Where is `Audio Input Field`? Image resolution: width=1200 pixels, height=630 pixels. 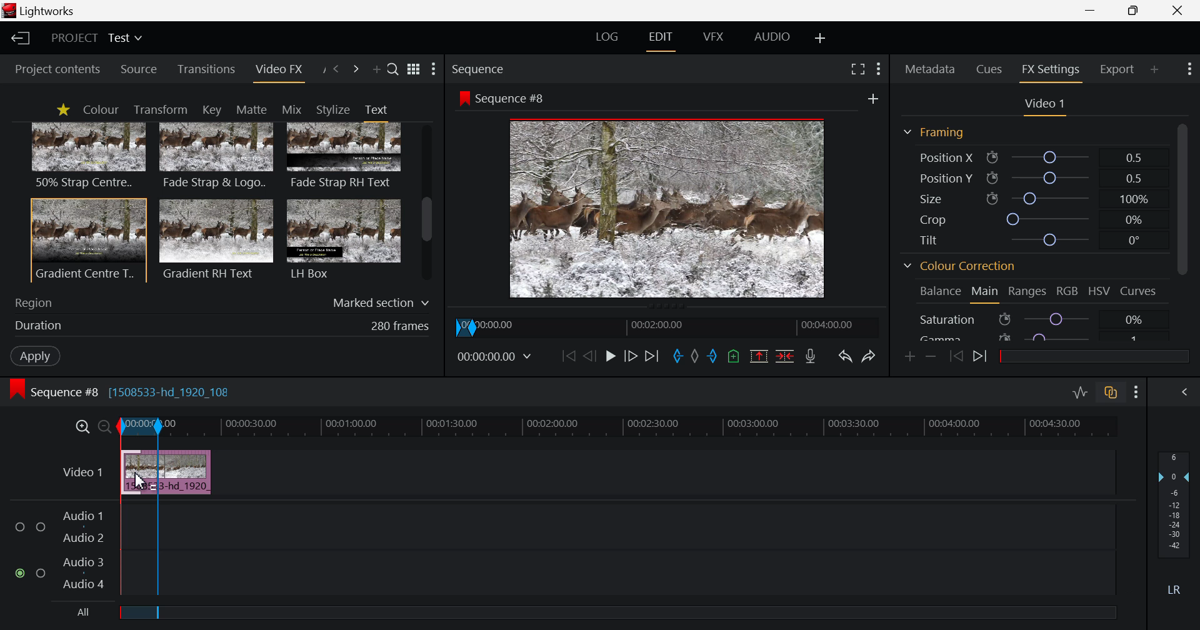 Audio Input Field is located at coordinates (619, 547).